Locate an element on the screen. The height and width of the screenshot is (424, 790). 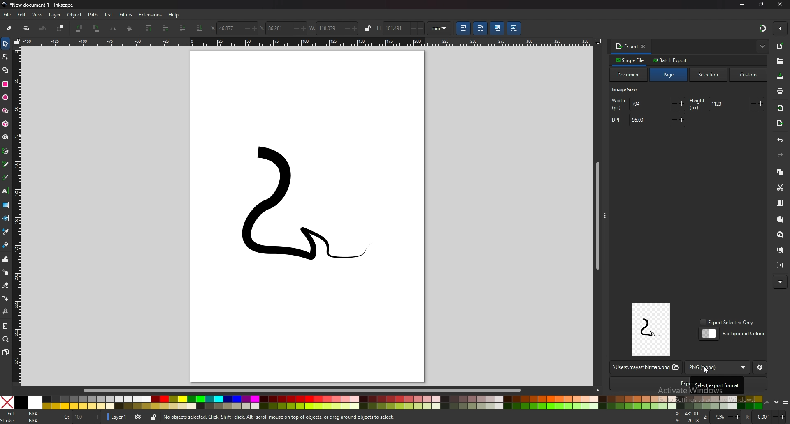
path is located at coordinates (93, 15).